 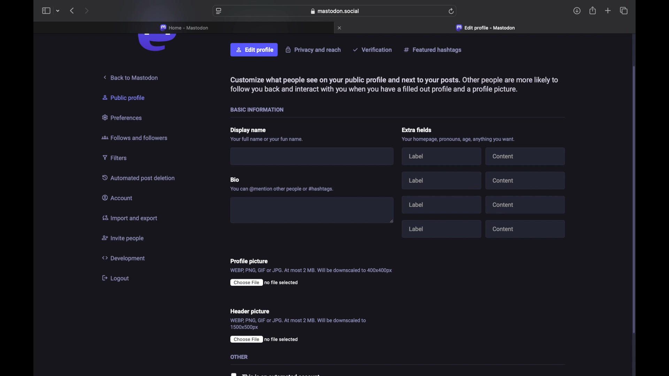 What do you see at coordinates (443, 205) in the screenshot?
I see `label` at bounding box center [443, 205].